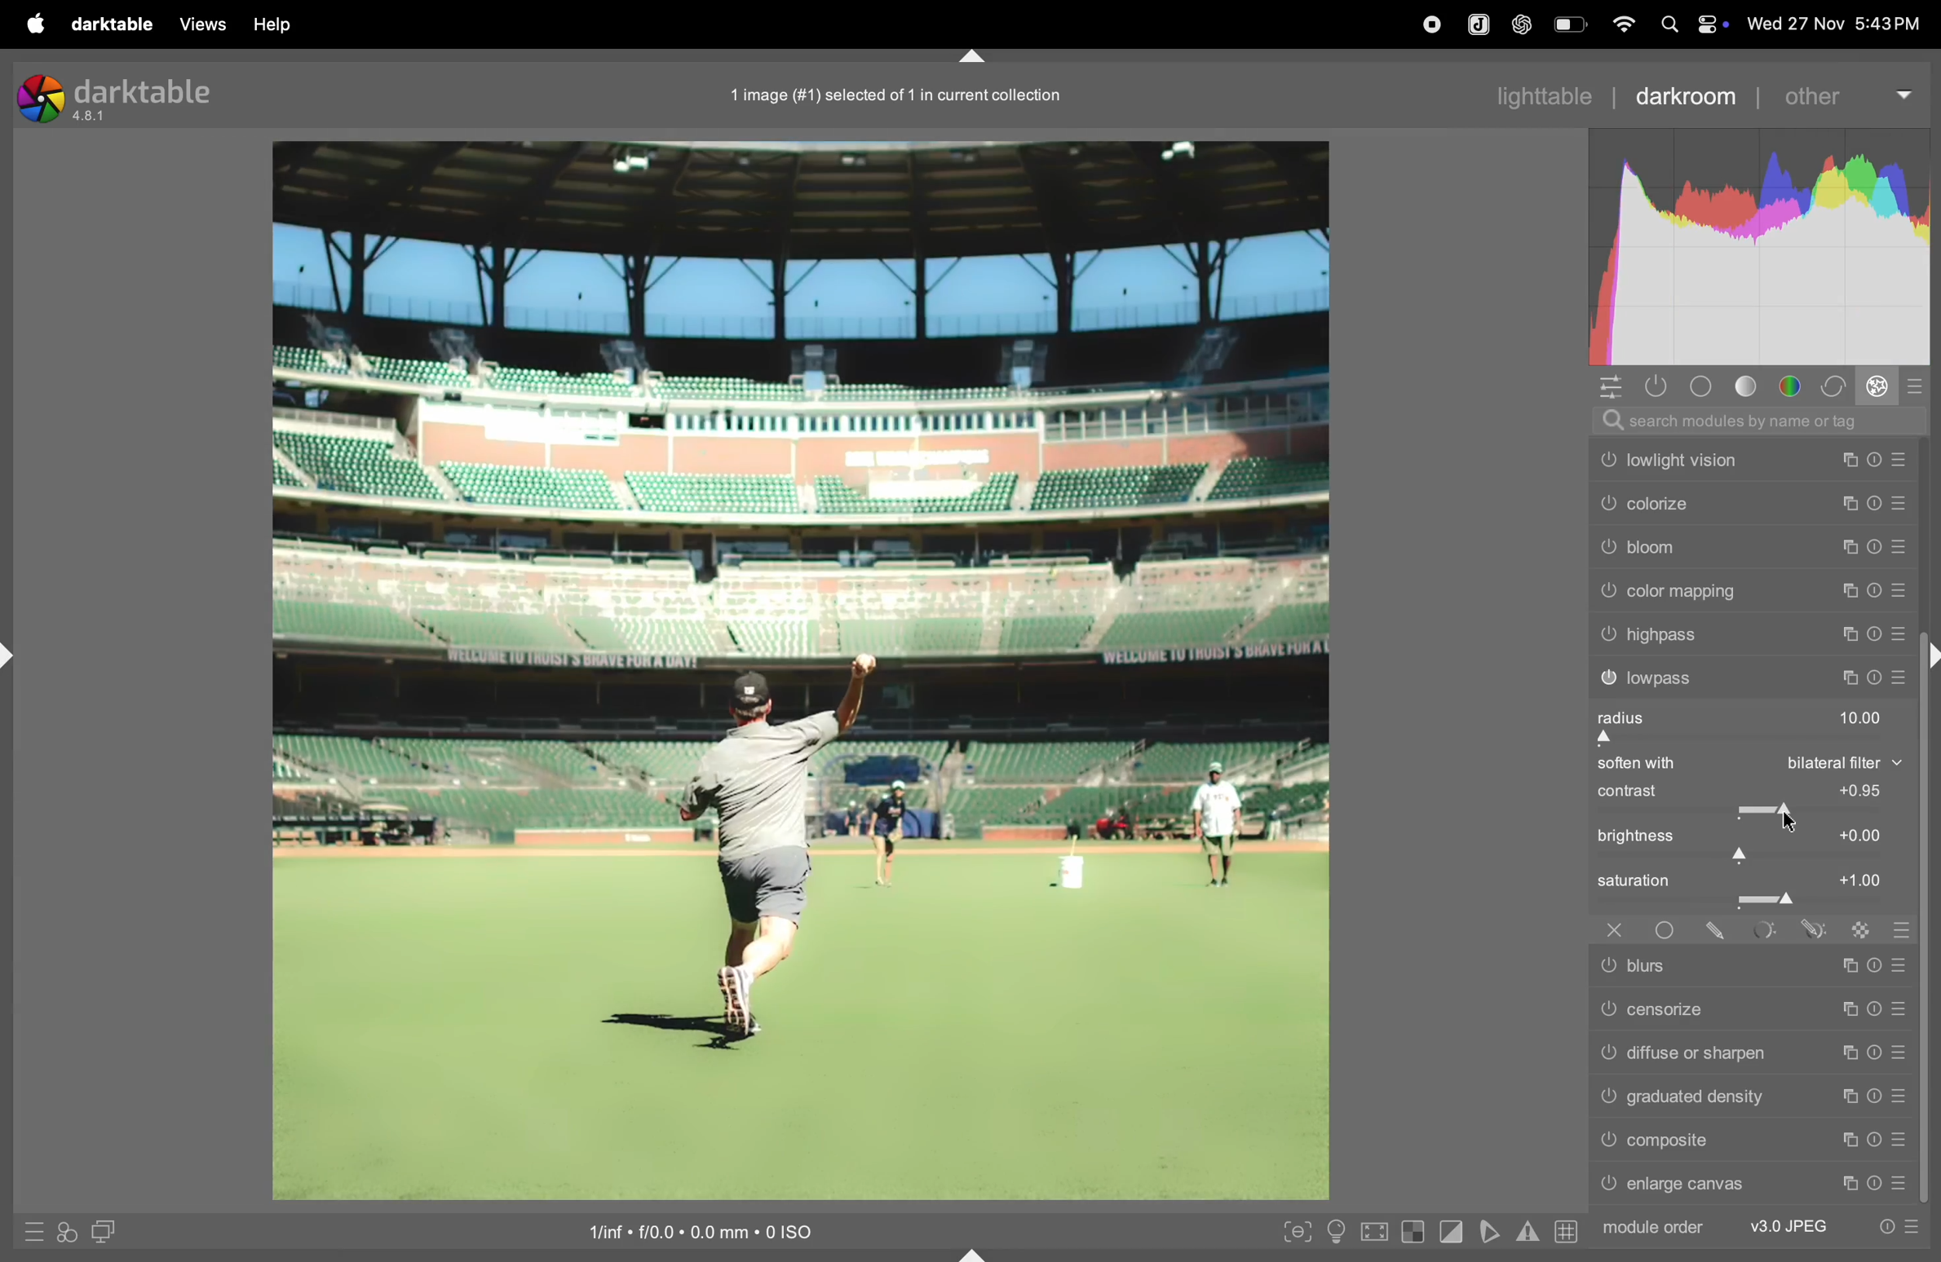 The width and height of the screenshot is (1941, 1262). Describe the element at coordinates (1876, 386) in the screenshot. I see `effect` at that location.